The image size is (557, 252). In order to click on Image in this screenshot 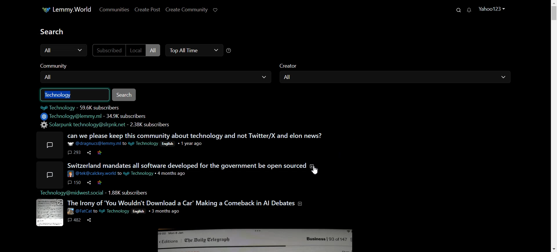, I will do `click(255, 239)`.